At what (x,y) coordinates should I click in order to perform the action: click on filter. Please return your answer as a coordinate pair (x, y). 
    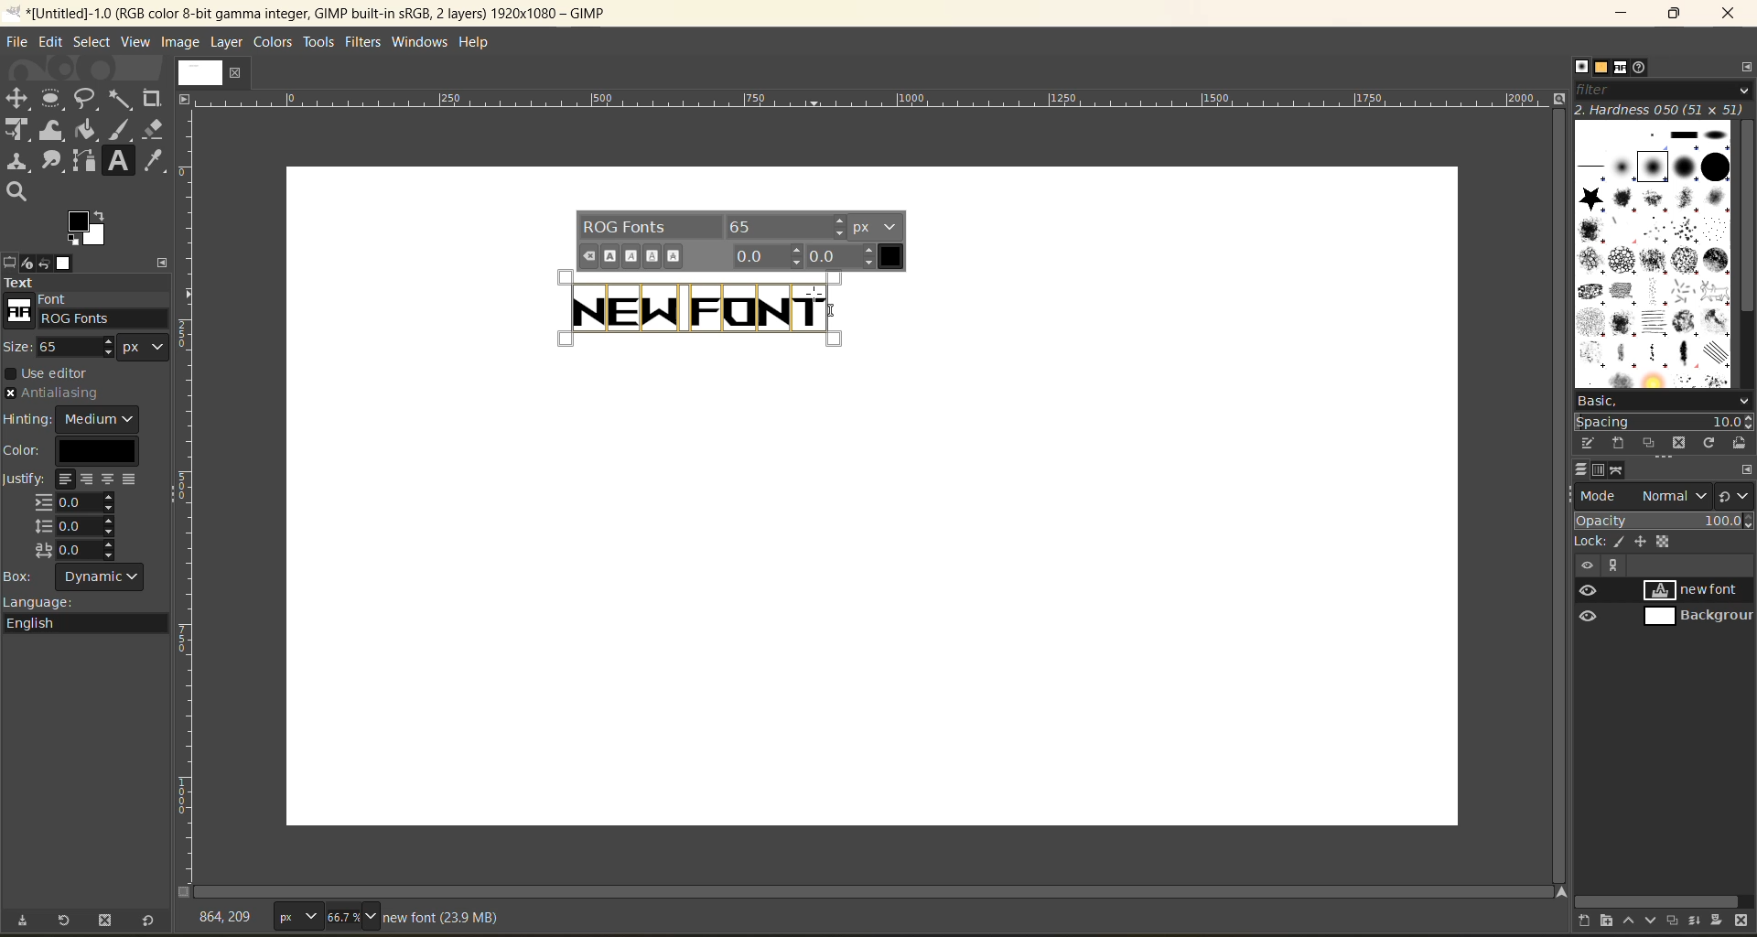
    Looking at the image, I should click on (1662, 92).